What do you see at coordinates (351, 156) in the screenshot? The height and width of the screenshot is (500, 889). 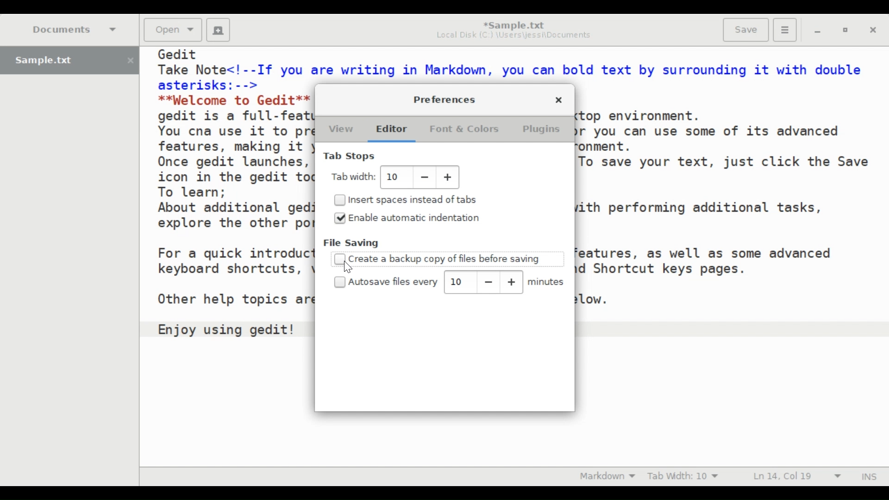 I see `Tab Stops` at bounding box center [351, 156].